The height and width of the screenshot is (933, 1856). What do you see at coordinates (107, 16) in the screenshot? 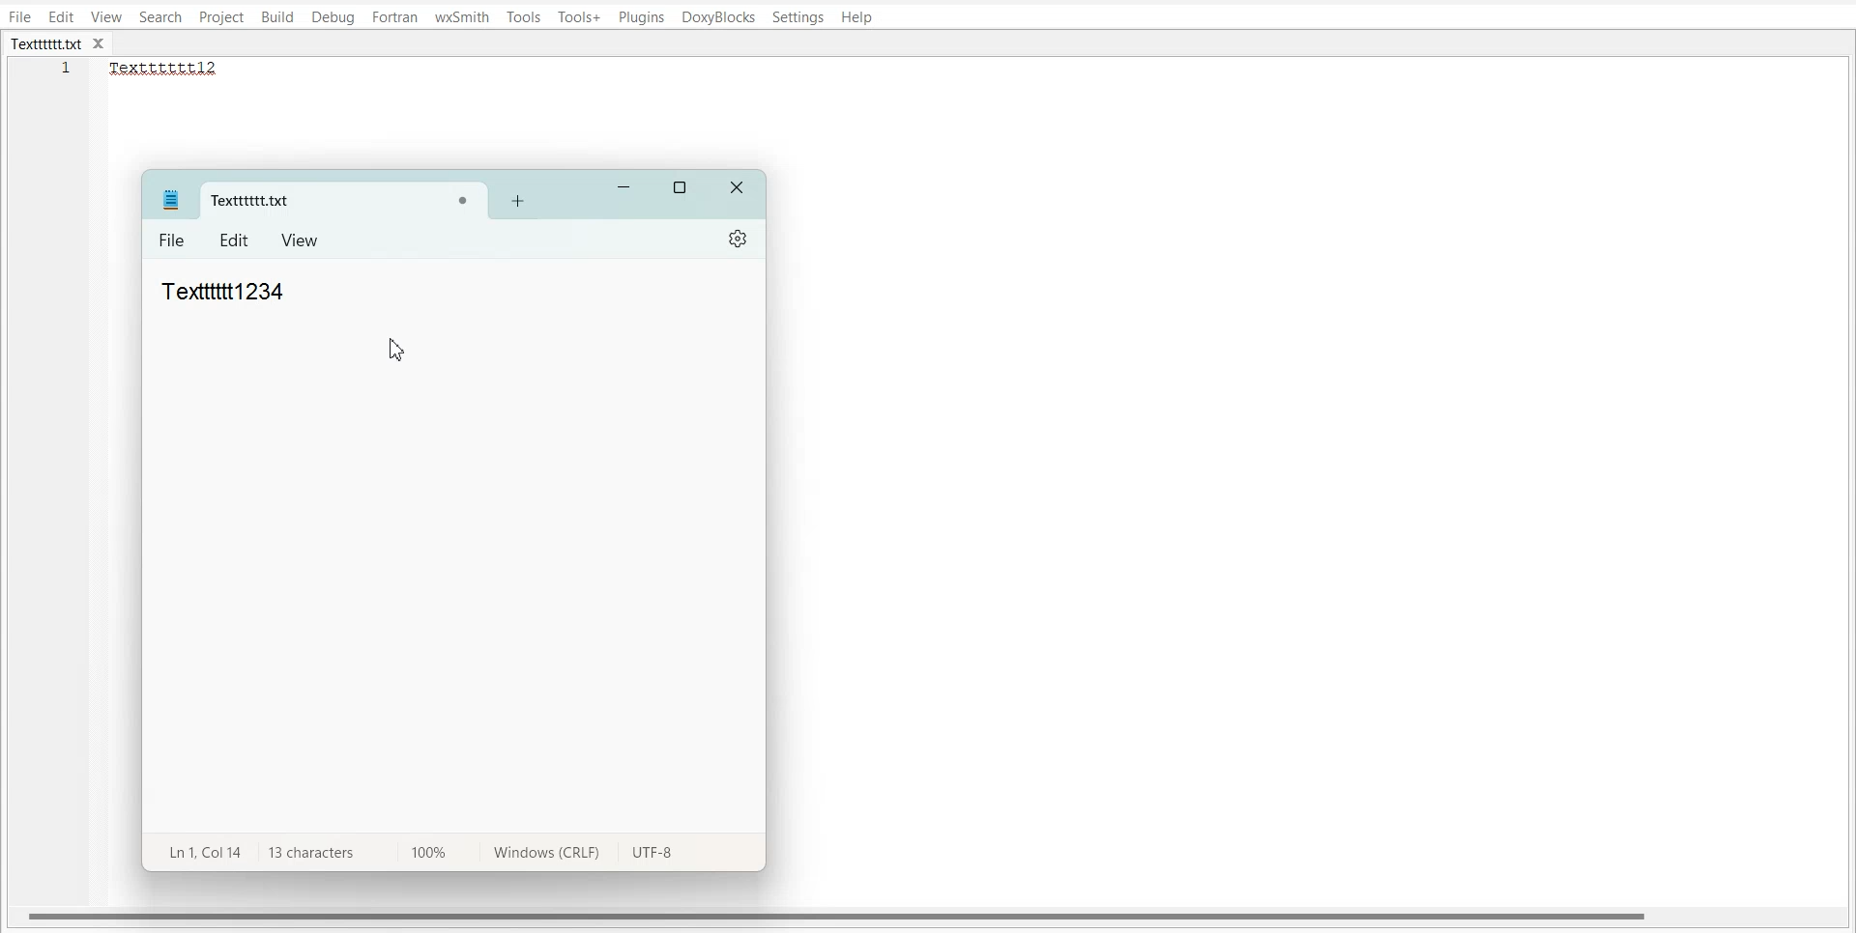
I see `View` at bounding box center [107, 16].